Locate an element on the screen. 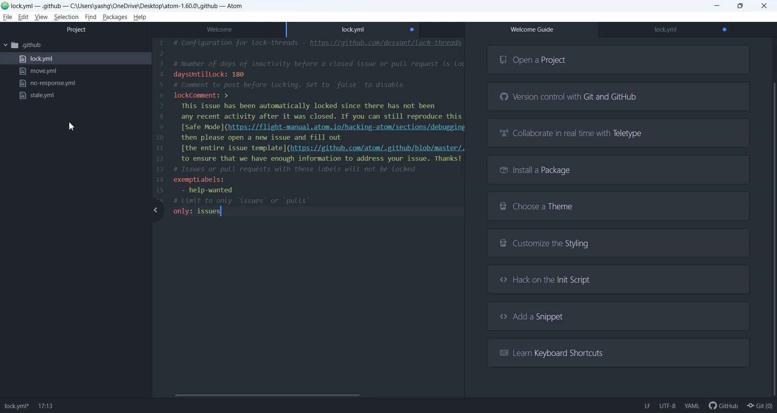 This screenshot has width=777, height=413. Edit is located at coordinates (23, 17).